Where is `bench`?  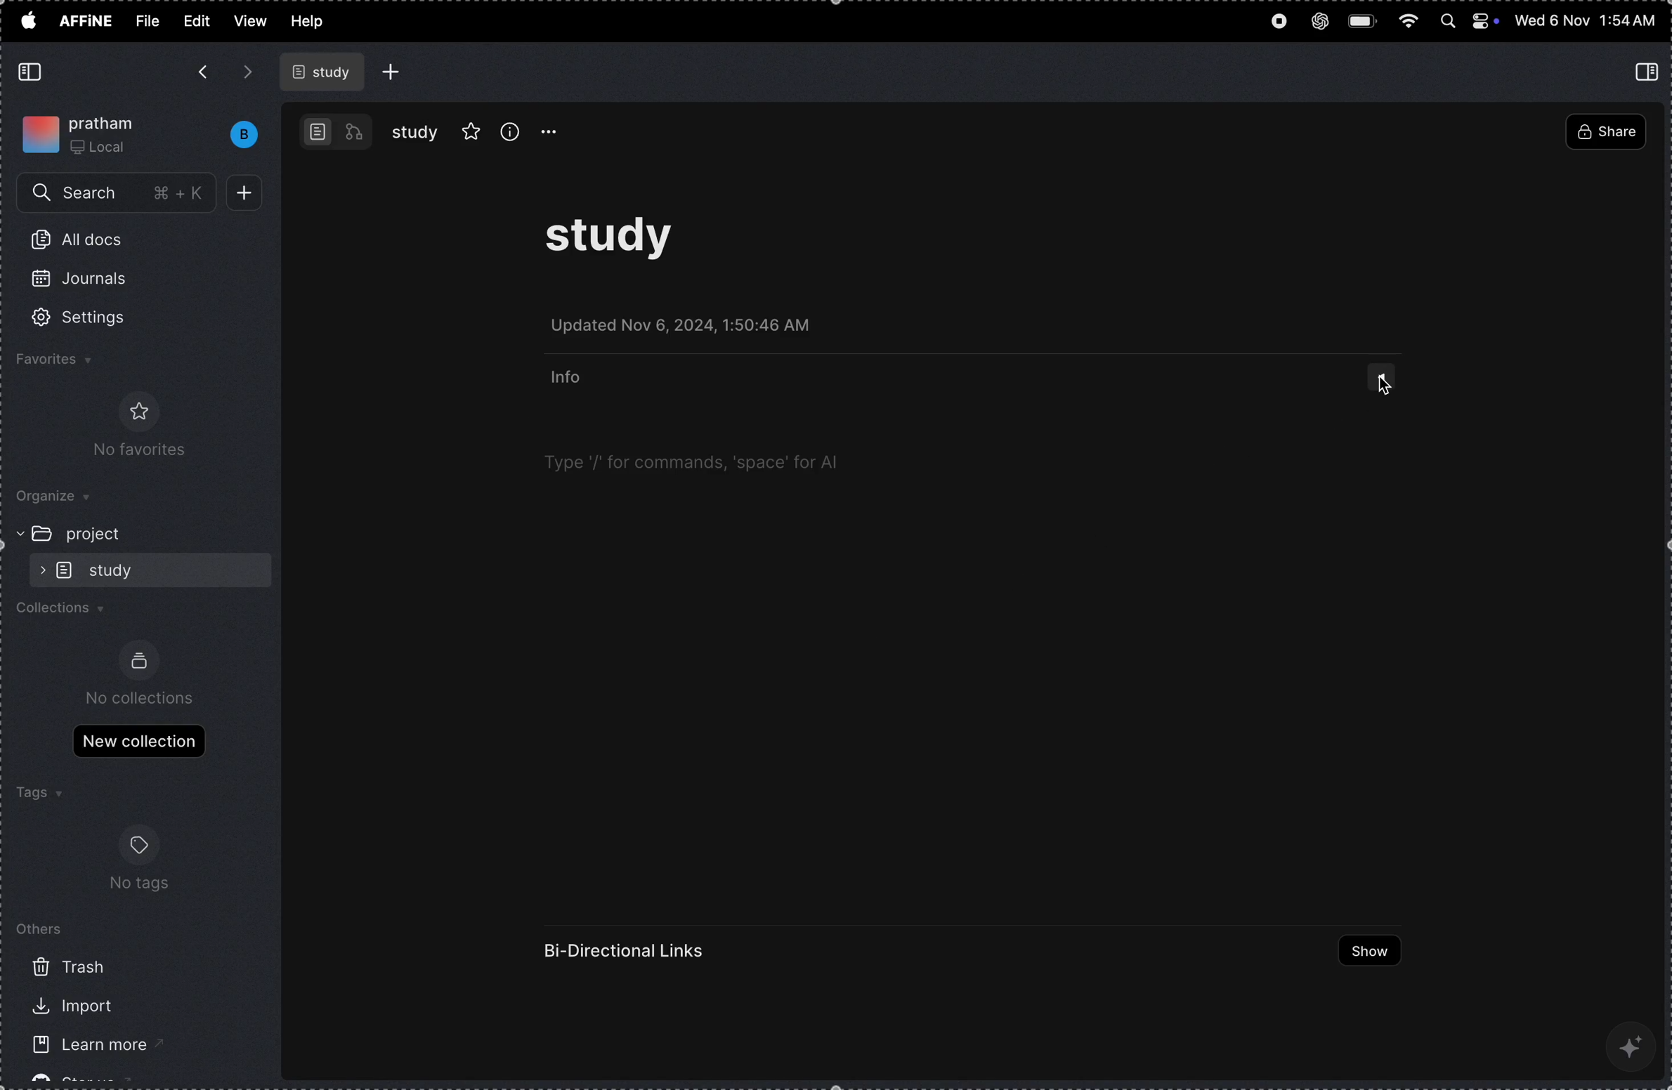
bench is located at coordinates (237, 135).